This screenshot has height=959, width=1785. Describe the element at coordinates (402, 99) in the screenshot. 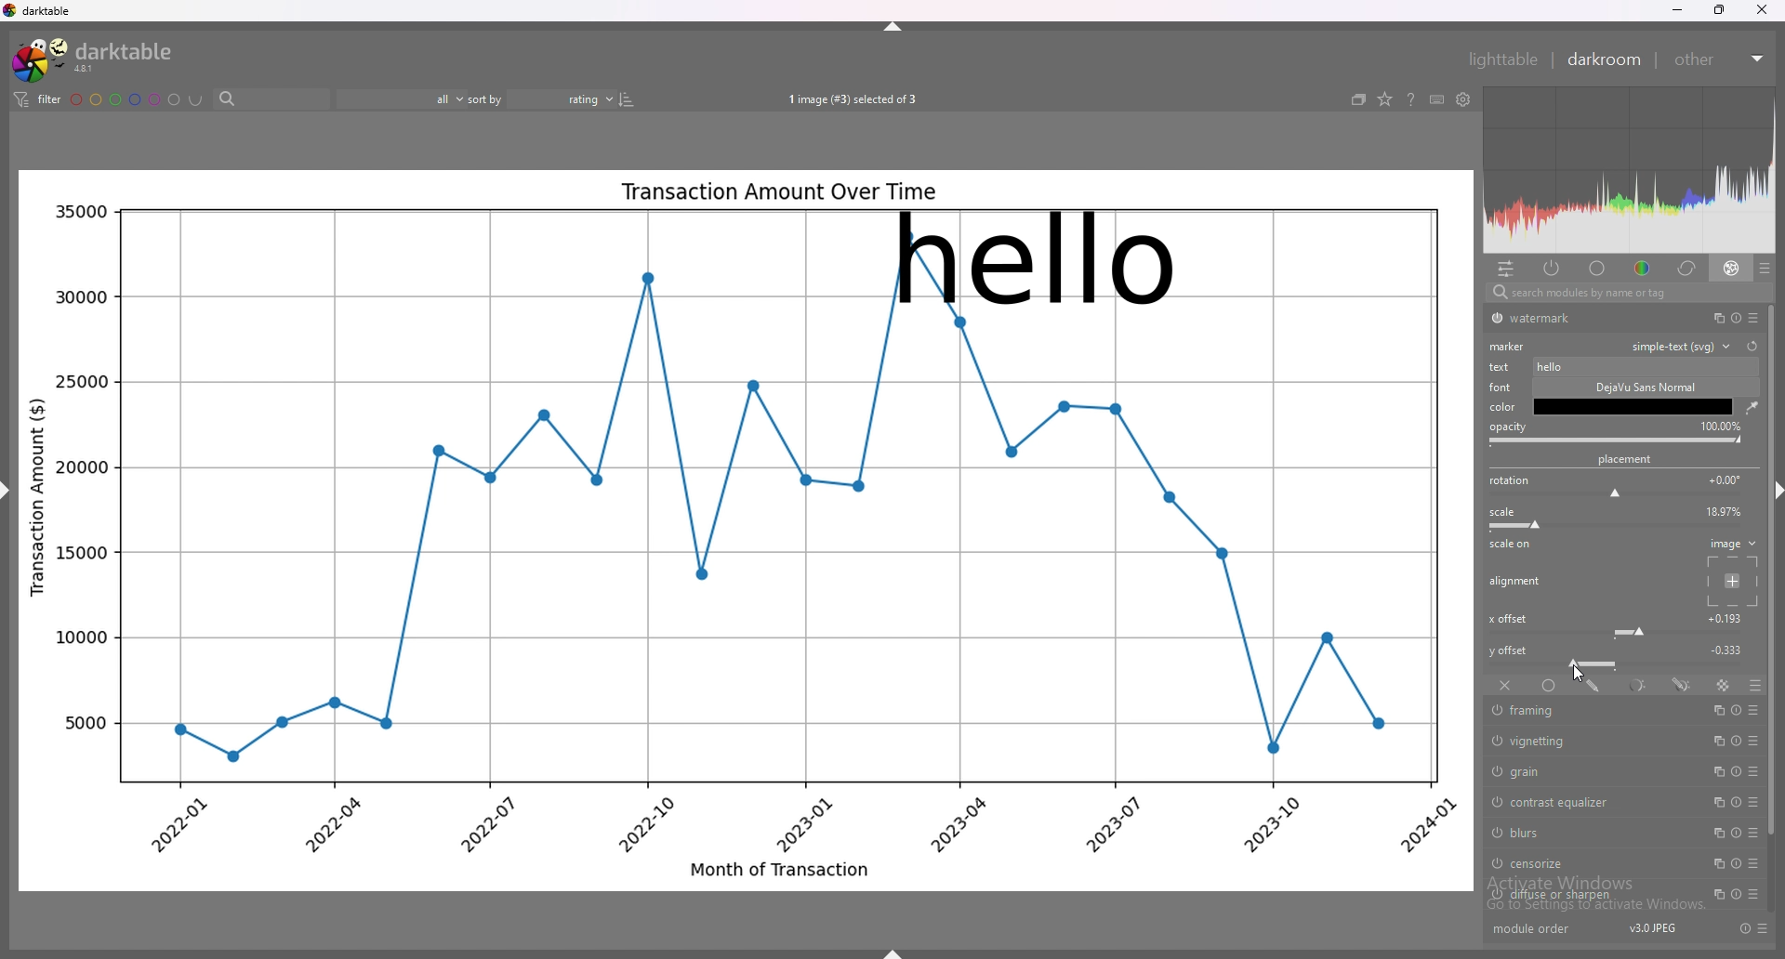

I see `filter by rating` at that location.